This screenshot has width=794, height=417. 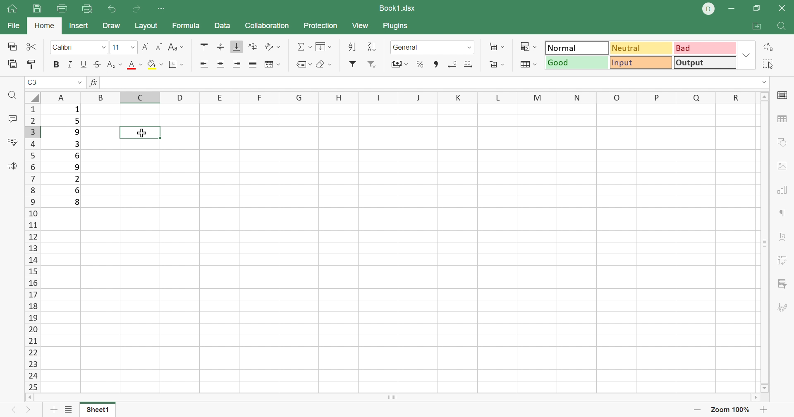 I want to click on Number format, so click(x=432, y=47).